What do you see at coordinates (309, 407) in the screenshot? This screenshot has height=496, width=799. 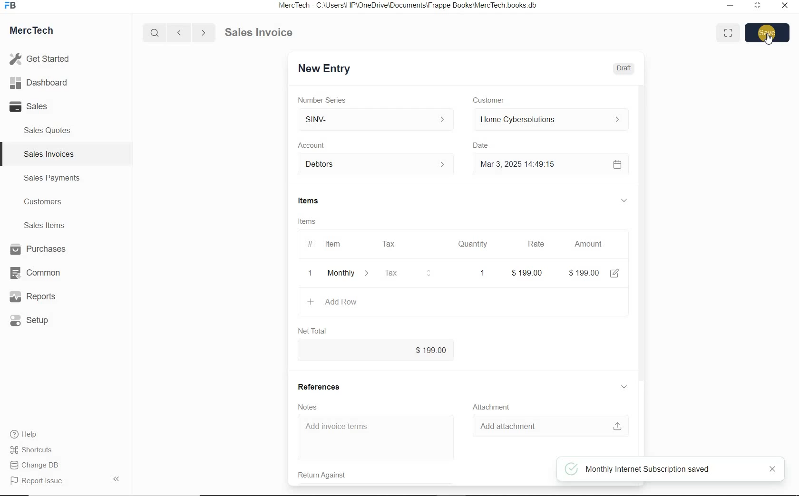 I see `Notes` at bounding box center [309, 407].